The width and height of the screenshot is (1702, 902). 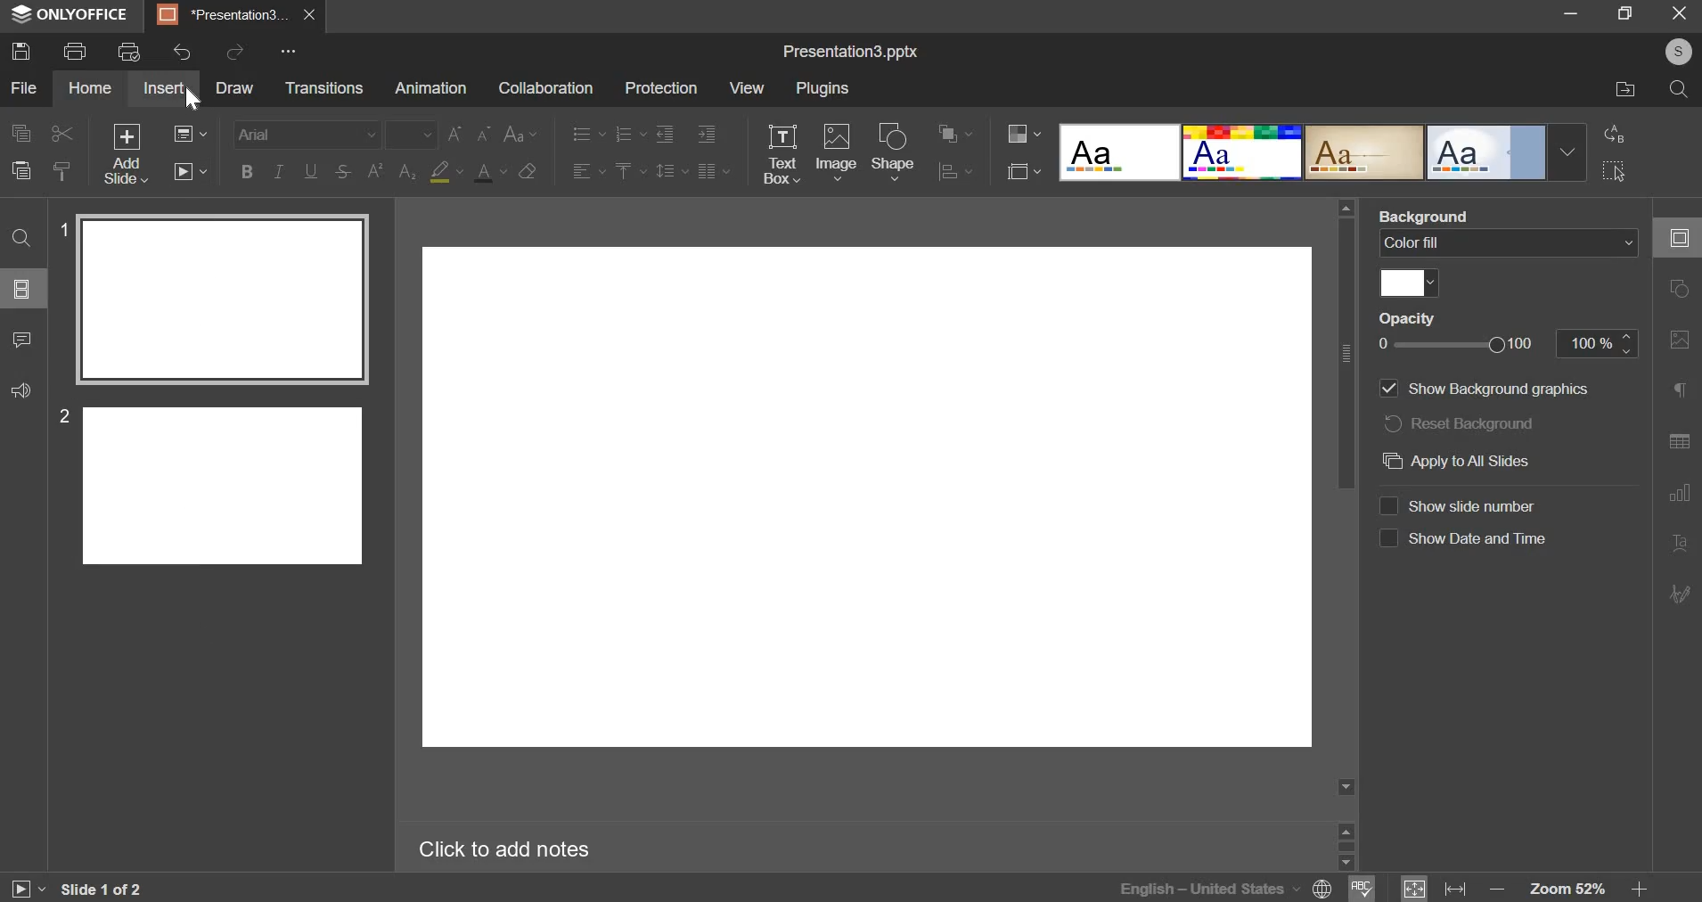 What do you see at coordinates (1184, 887) in the screenshot?
I see `language` at bounding box center [1184, 887].